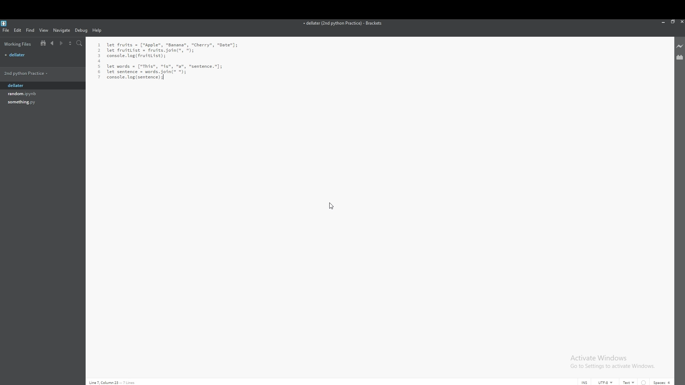 This screenshot has height=385, width=685. What do you see at coordinates (33, 86) in the screenshot?
I see `dellat` at bounding box center [33, 86].